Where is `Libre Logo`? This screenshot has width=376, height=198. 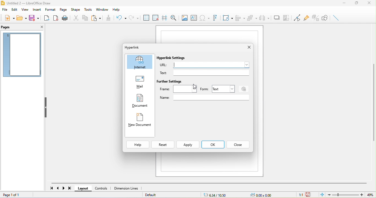
Libre Logo is located at coordinates (2, 4).